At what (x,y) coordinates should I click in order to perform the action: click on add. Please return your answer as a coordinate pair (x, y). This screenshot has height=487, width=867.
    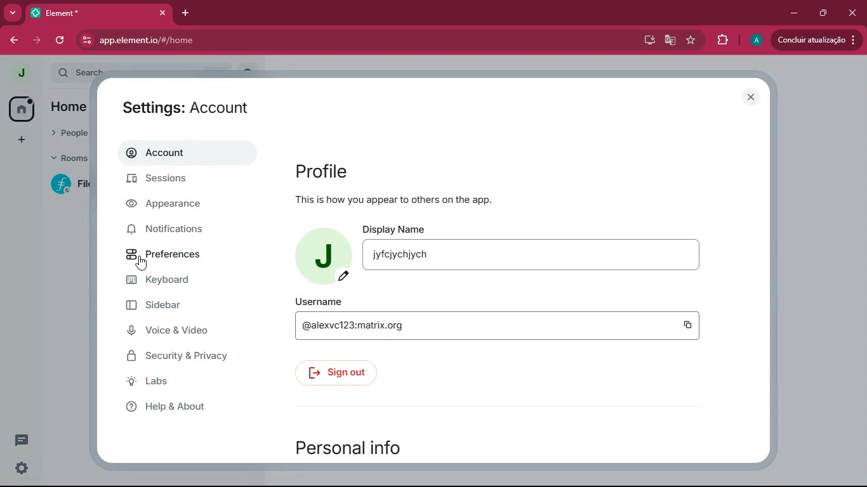
    Looking at the image, I should click on (20, 141).